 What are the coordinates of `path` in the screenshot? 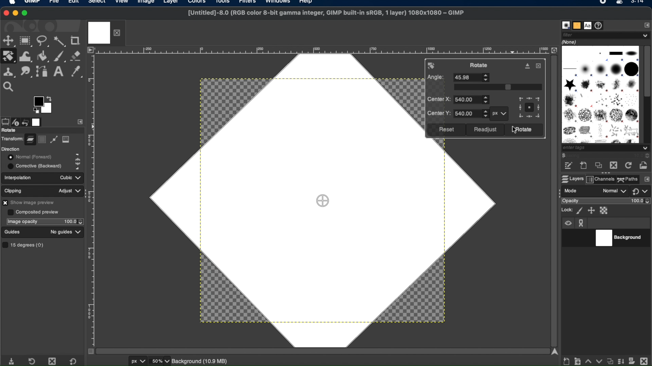 It's located at (54, 140).